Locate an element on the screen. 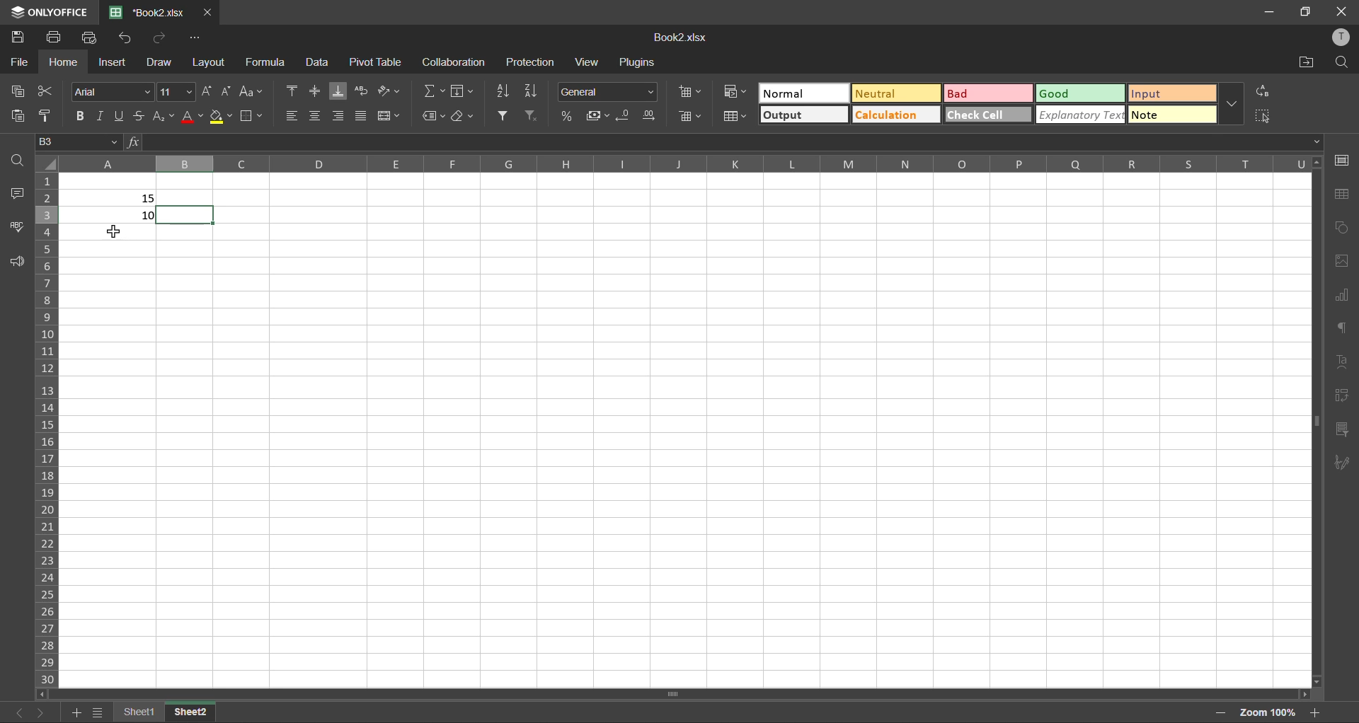 This screenshot has width=1359, height=723. minimize is located at coordinates (1267, 11).